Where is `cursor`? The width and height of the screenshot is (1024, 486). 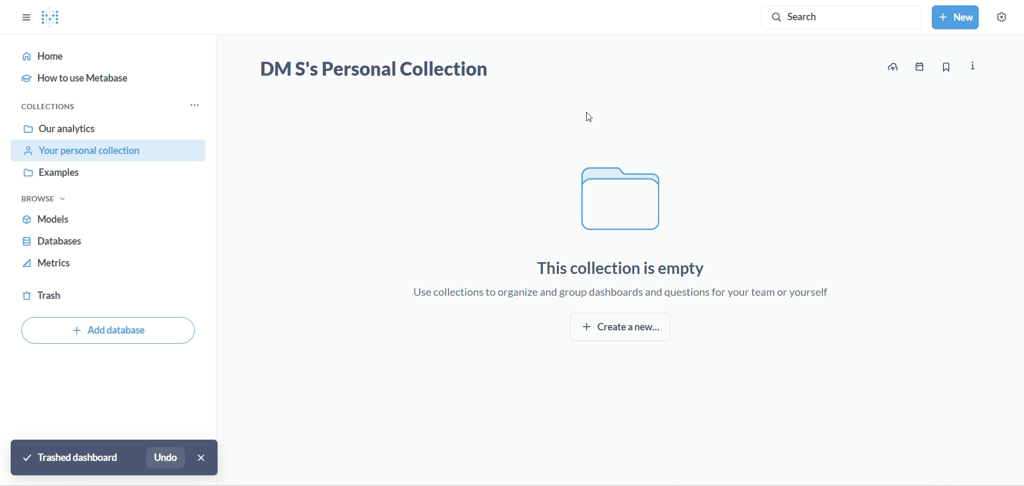
cursor is located at coordinates (594, 118).